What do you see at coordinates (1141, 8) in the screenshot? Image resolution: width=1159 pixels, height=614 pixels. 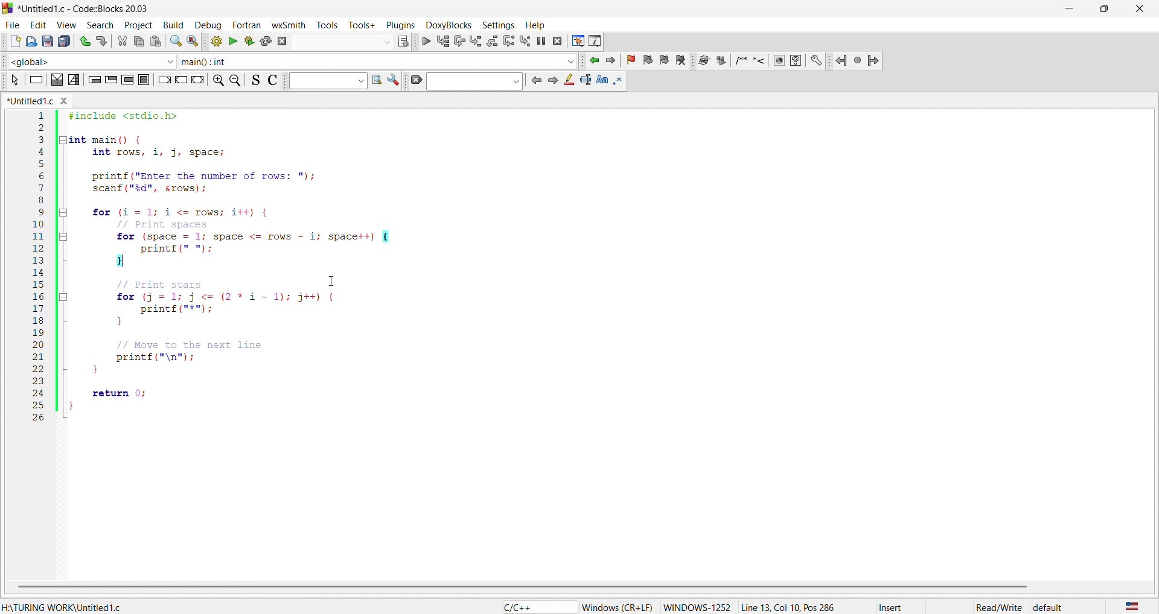 I see `close` at bounding box center [1141, 8].